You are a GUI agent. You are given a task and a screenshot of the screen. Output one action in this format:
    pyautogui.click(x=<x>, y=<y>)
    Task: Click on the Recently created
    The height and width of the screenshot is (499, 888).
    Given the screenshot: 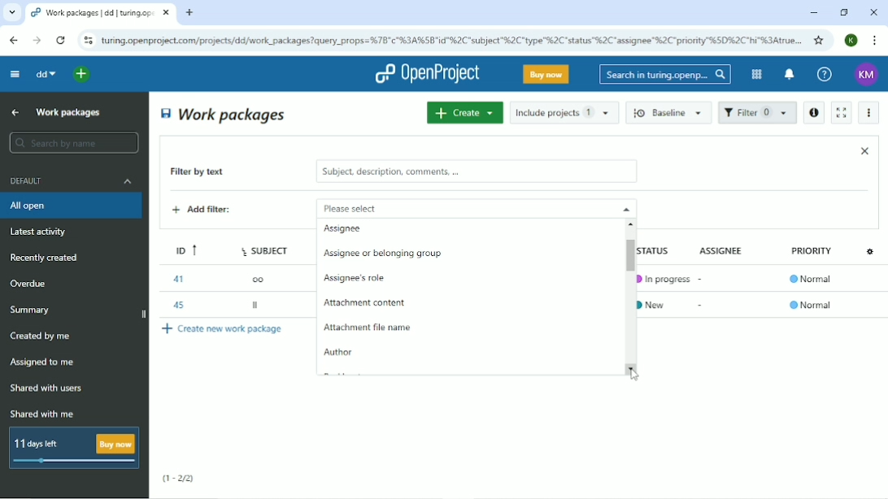 What is the action you would take?
    pyautogui.click(x=47, y=258)
    